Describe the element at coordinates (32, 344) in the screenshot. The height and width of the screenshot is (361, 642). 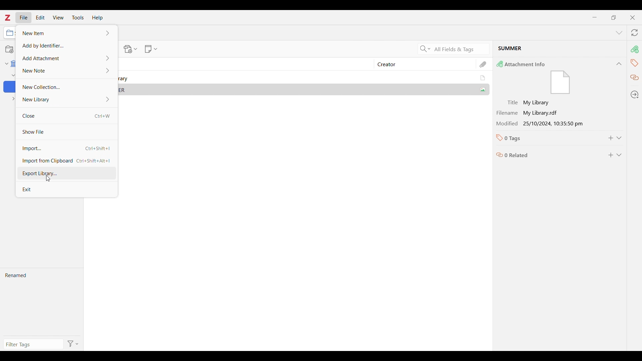
I see `Type filter tag` at that location.